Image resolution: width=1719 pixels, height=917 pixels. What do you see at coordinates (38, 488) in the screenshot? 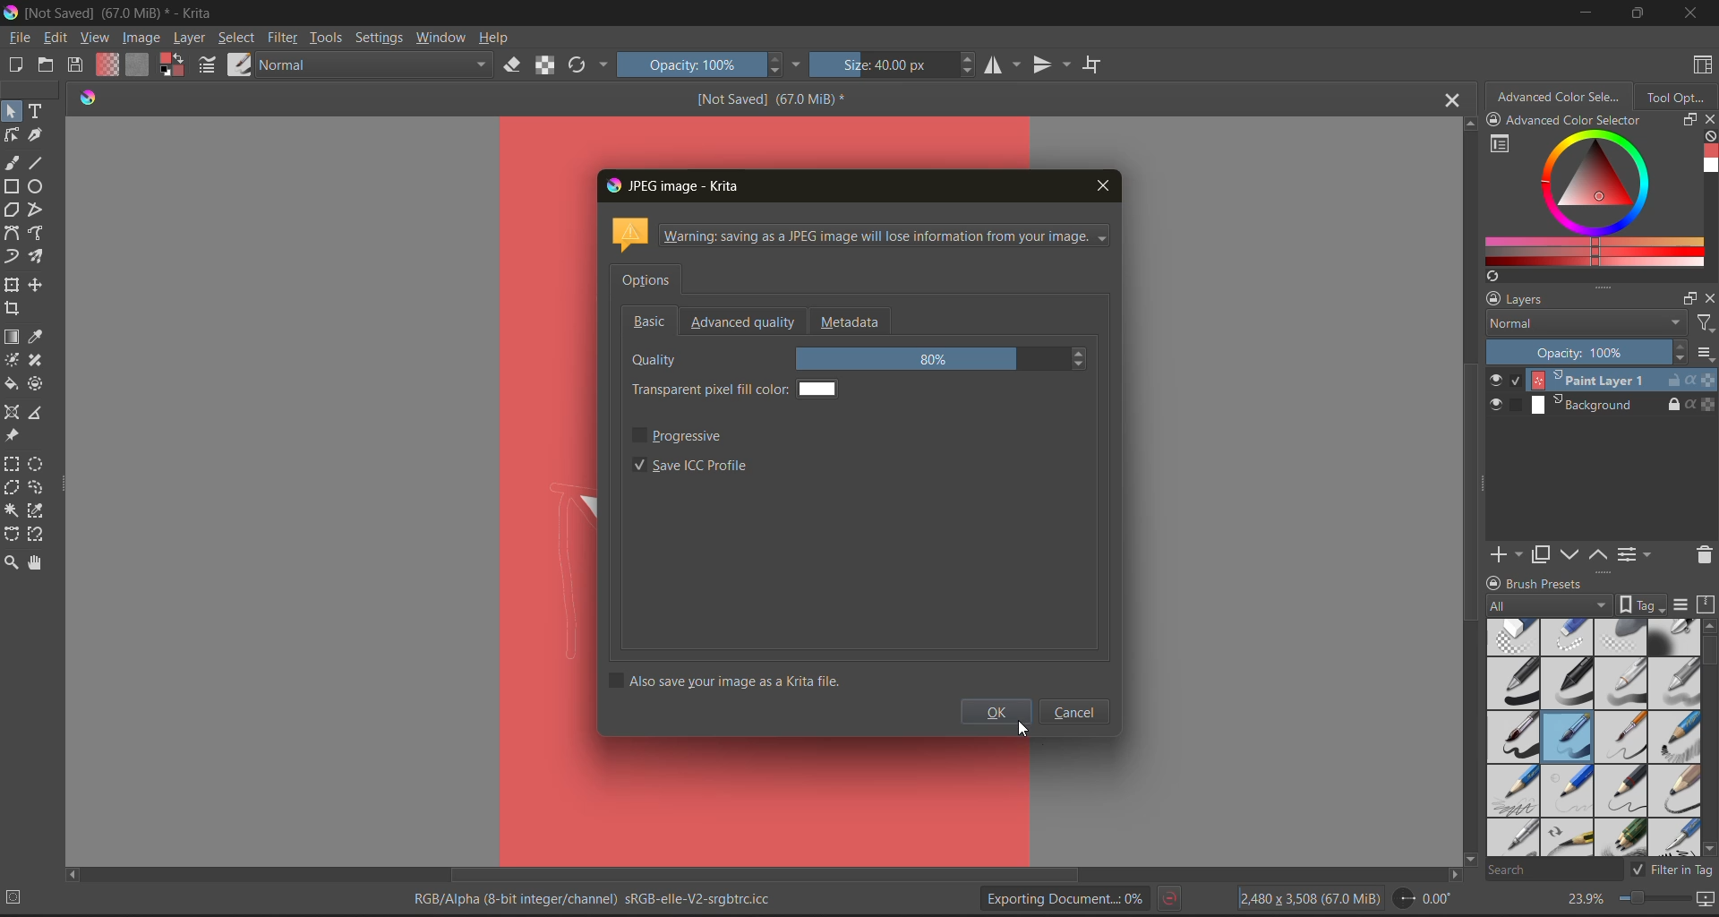
I see `tools` at bounding box center [38, 488].